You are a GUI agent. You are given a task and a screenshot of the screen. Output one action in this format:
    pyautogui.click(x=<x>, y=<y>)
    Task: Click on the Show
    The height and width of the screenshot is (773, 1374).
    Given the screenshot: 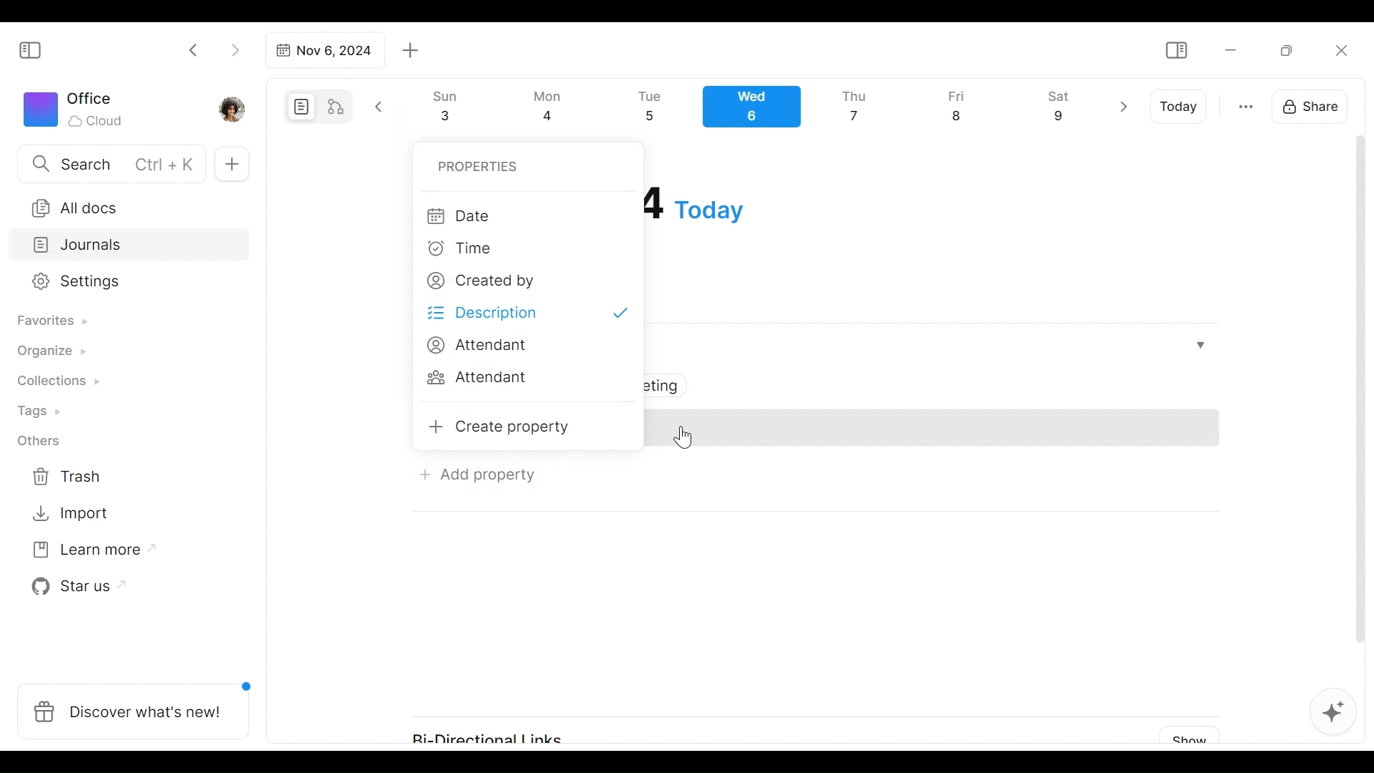 What is the action you would take?
    pyautogui.click(x=1188, y=734)
    